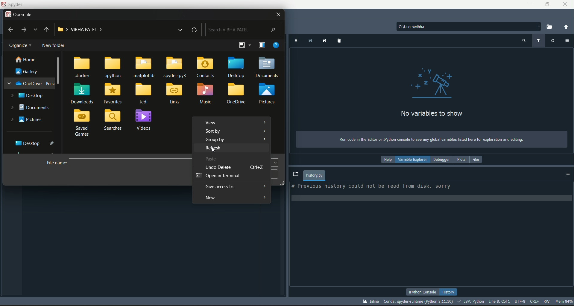 The width and height of the screenshot is (574, 306). What do you see at coordinates (145, 67) in the screenshot?
I see `.matplotlib` at bounding box center [145, 67].